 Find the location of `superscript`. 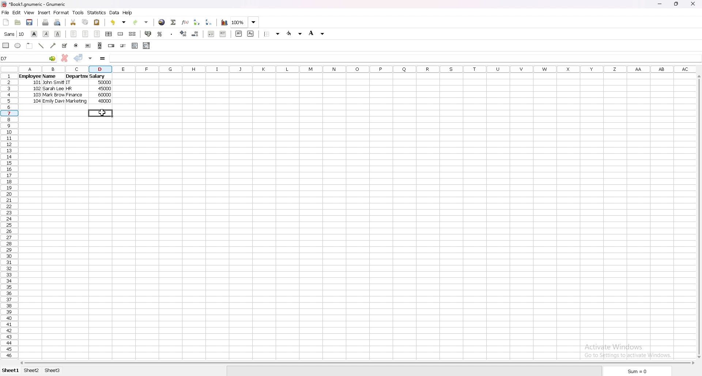

superscript is located at coordinates (239, 34).